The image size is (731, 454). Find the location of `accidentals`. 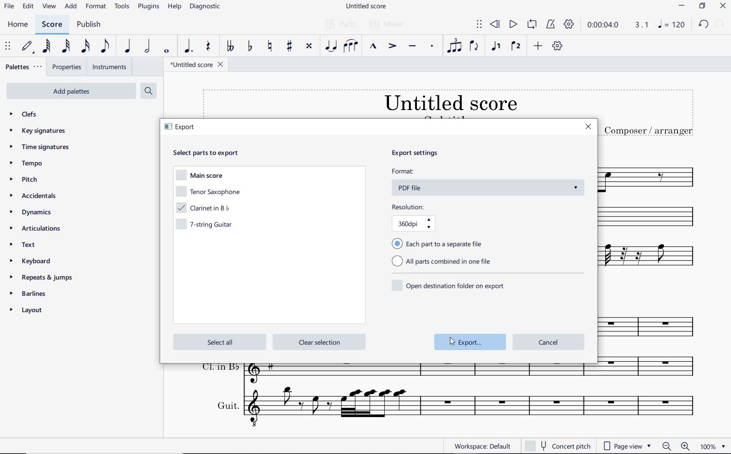

accidentals is located at coordinates (35, 197).